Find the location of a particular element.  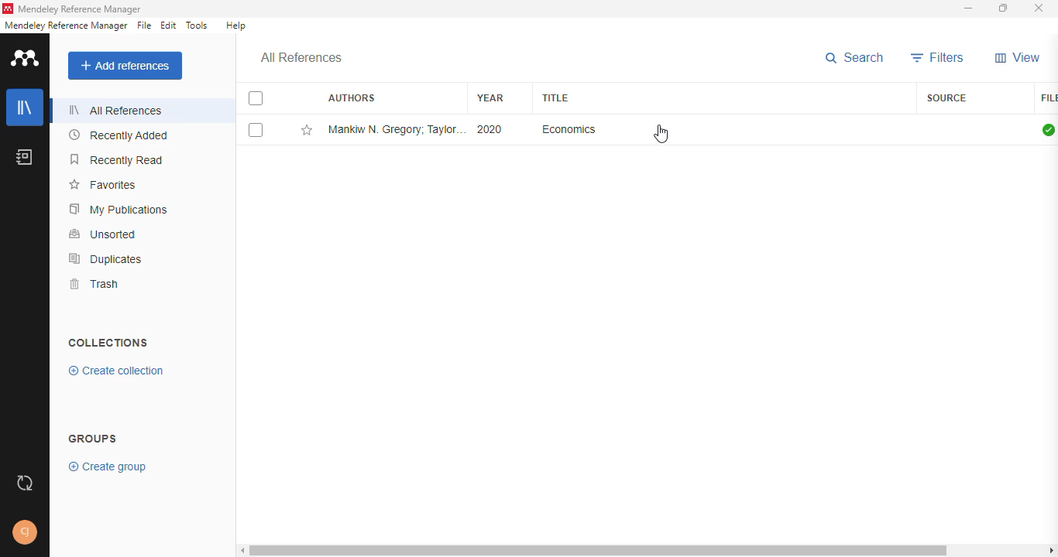

library is located at coordinates (24, 107).